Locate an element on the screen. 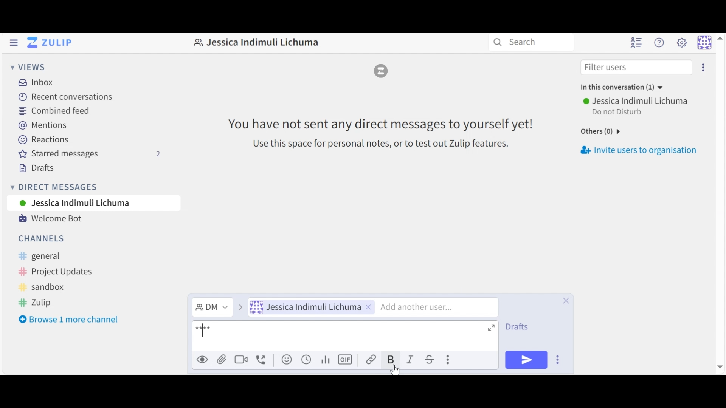  Send is located at coordinates (526, 359).